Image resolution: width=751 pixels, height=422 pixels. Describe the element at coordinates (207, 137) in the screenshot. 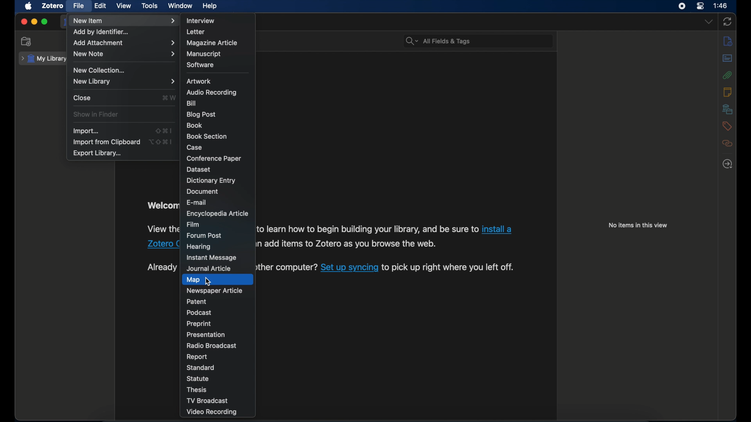

I see `book section` at that location.